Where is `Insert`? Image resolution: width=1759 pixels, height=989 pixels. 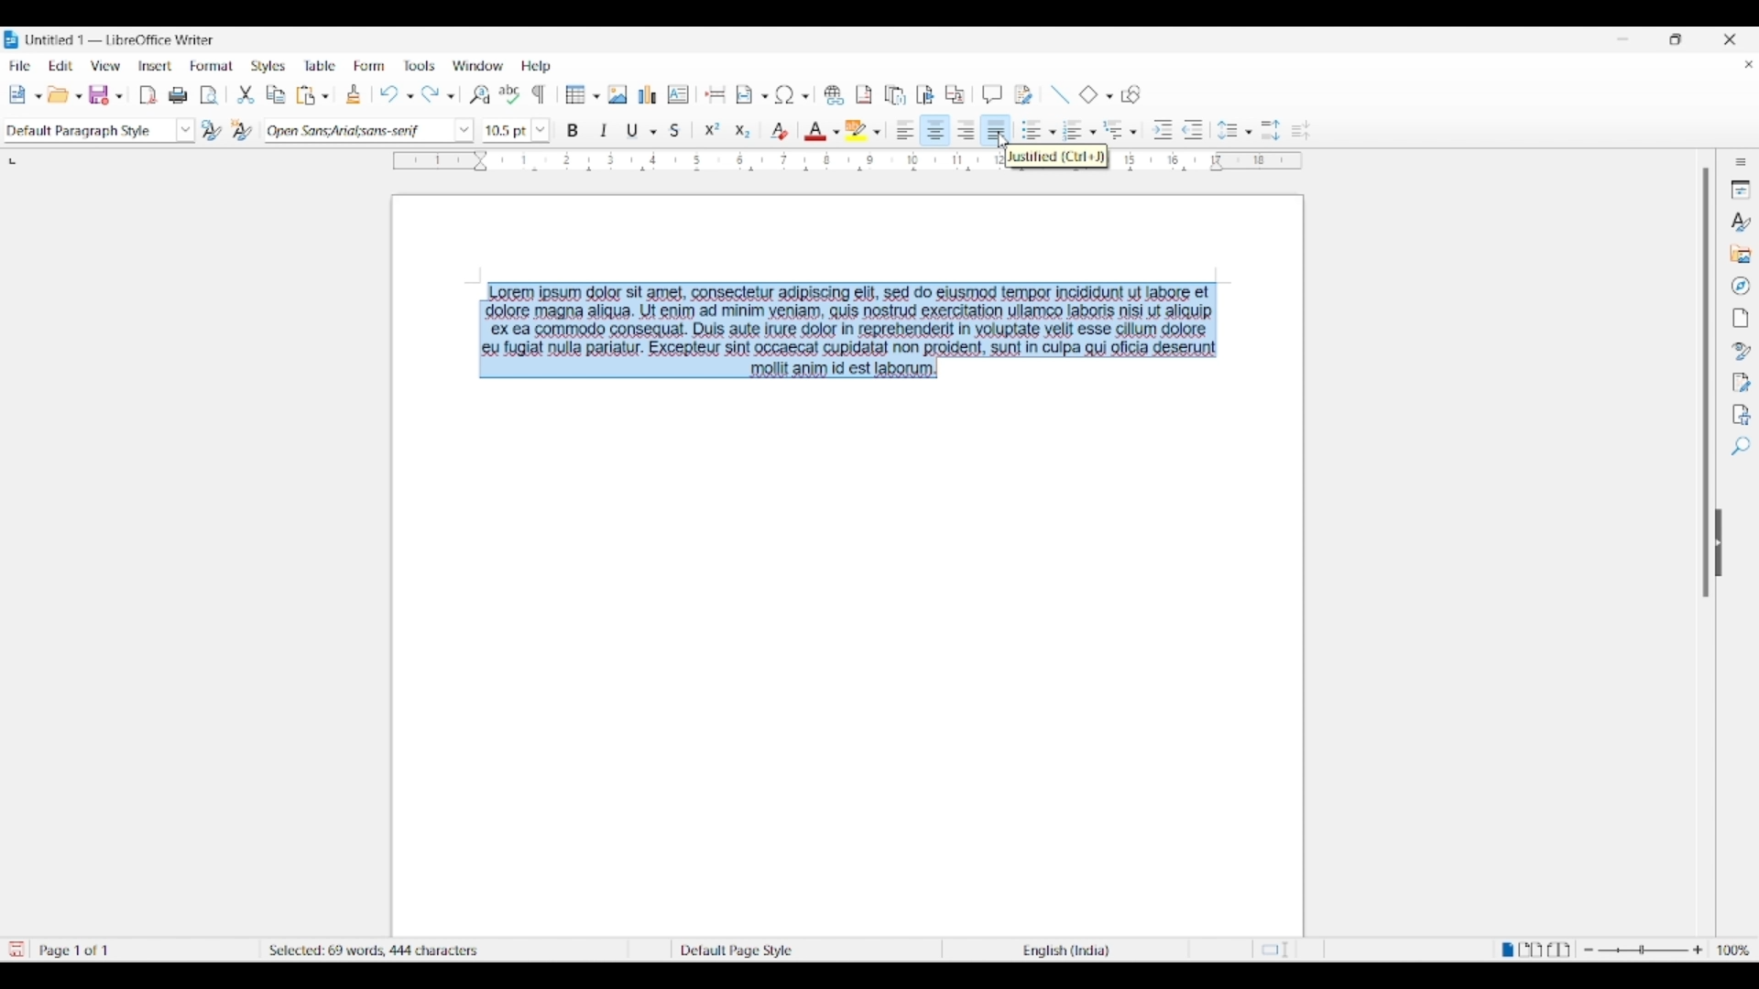 Insert is located at coordinates (156, 65).